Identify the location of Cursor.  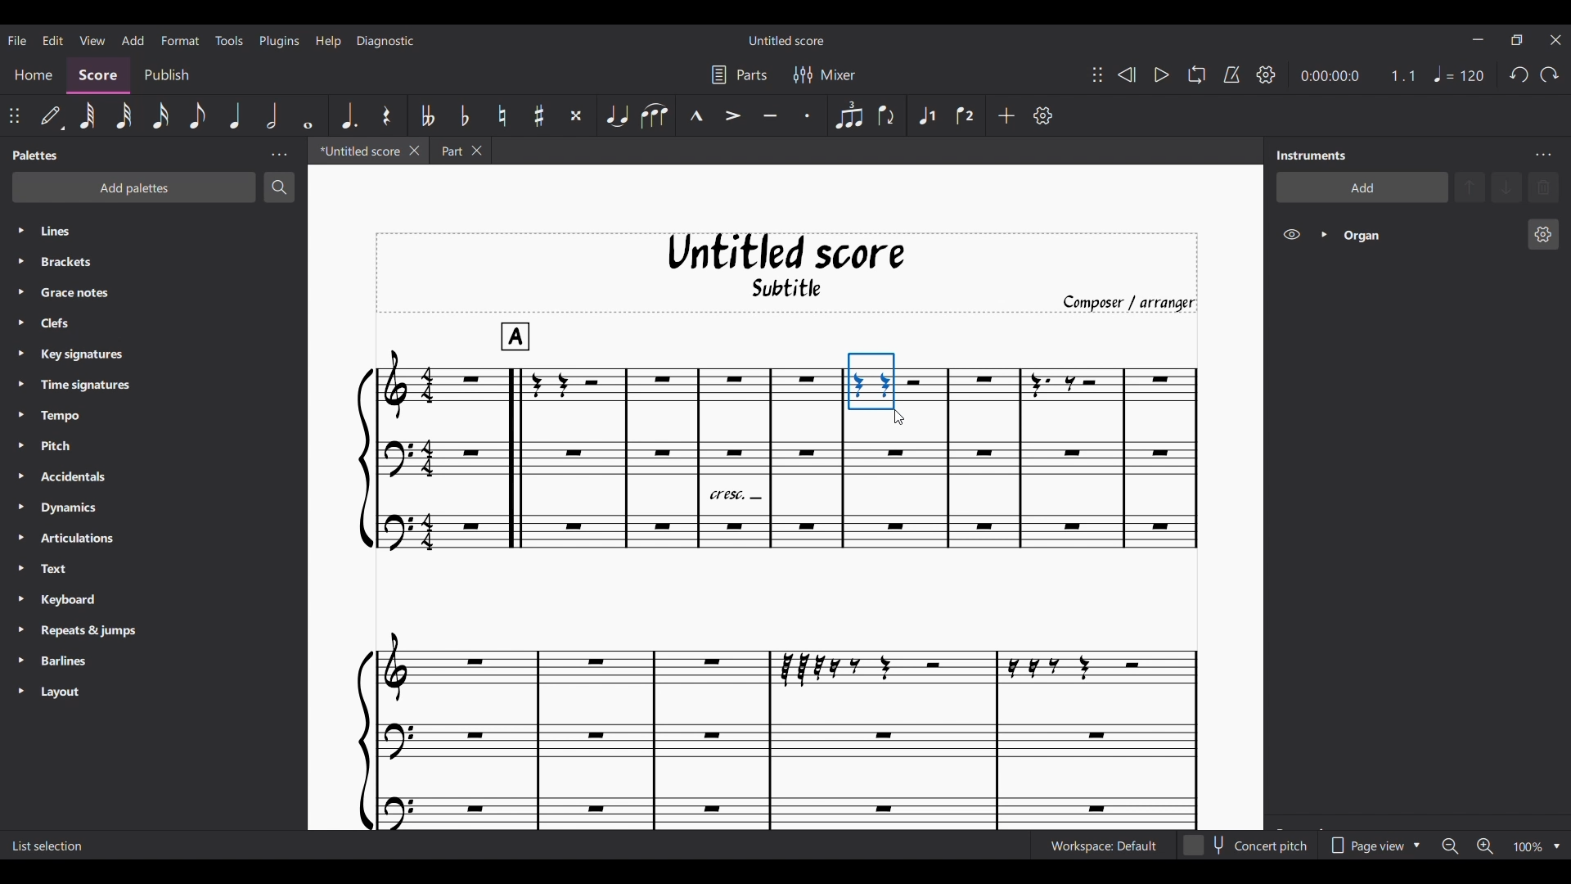
(853, 363).